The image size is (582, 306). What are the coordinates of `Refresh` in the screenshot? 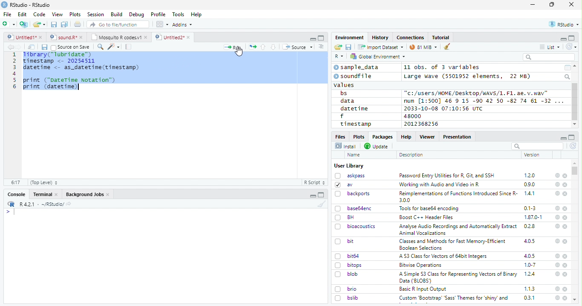 It's located at (572, 46).